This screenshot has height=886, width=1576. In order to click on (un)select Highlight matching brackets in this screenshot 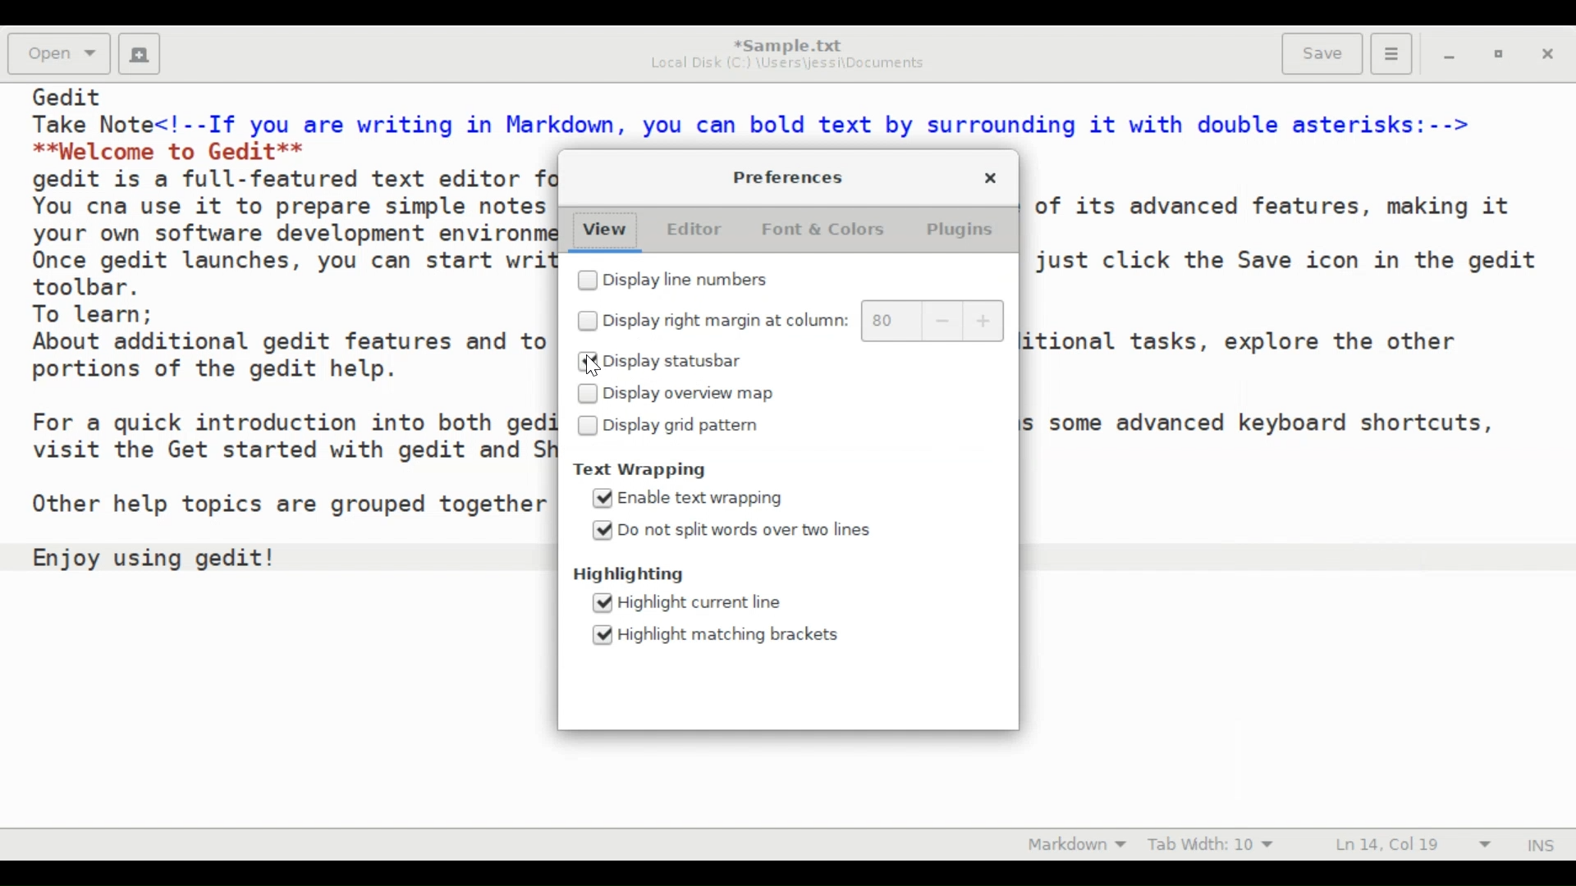, I will do `click(723, 636)`.